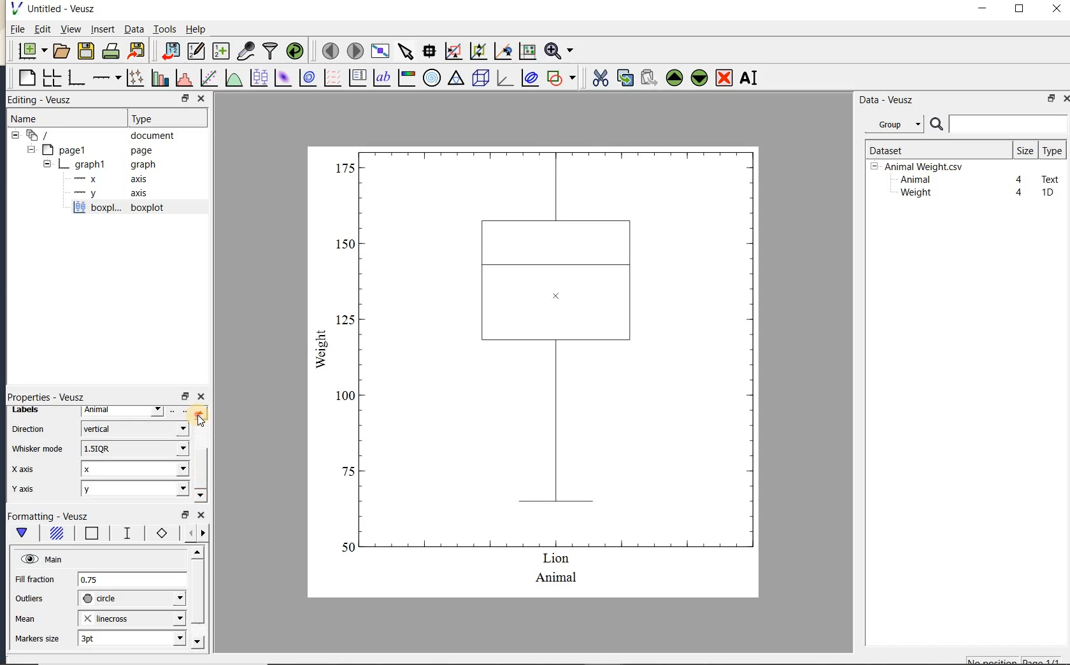 Image resolution: width=1070 pixels, height=665 pixels. What do you see at coordinates (529, 77) in the screenshot?
I see `plot covariance ellipses` at bounding box center [529, 77].